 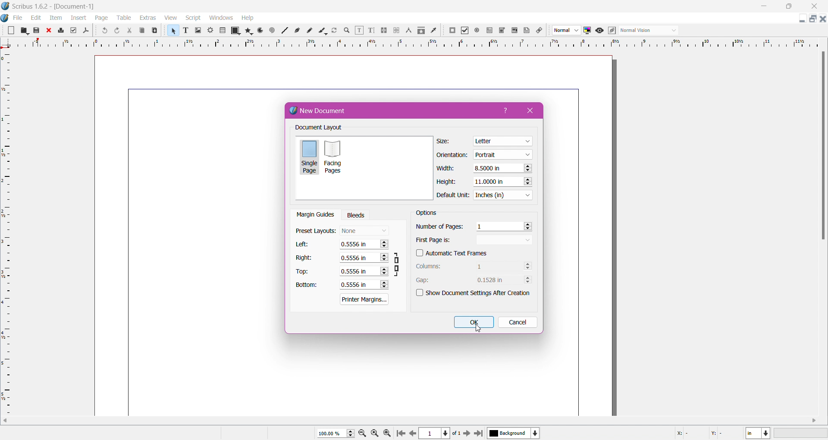 I want to click on icon, so click(x=501, y=30).